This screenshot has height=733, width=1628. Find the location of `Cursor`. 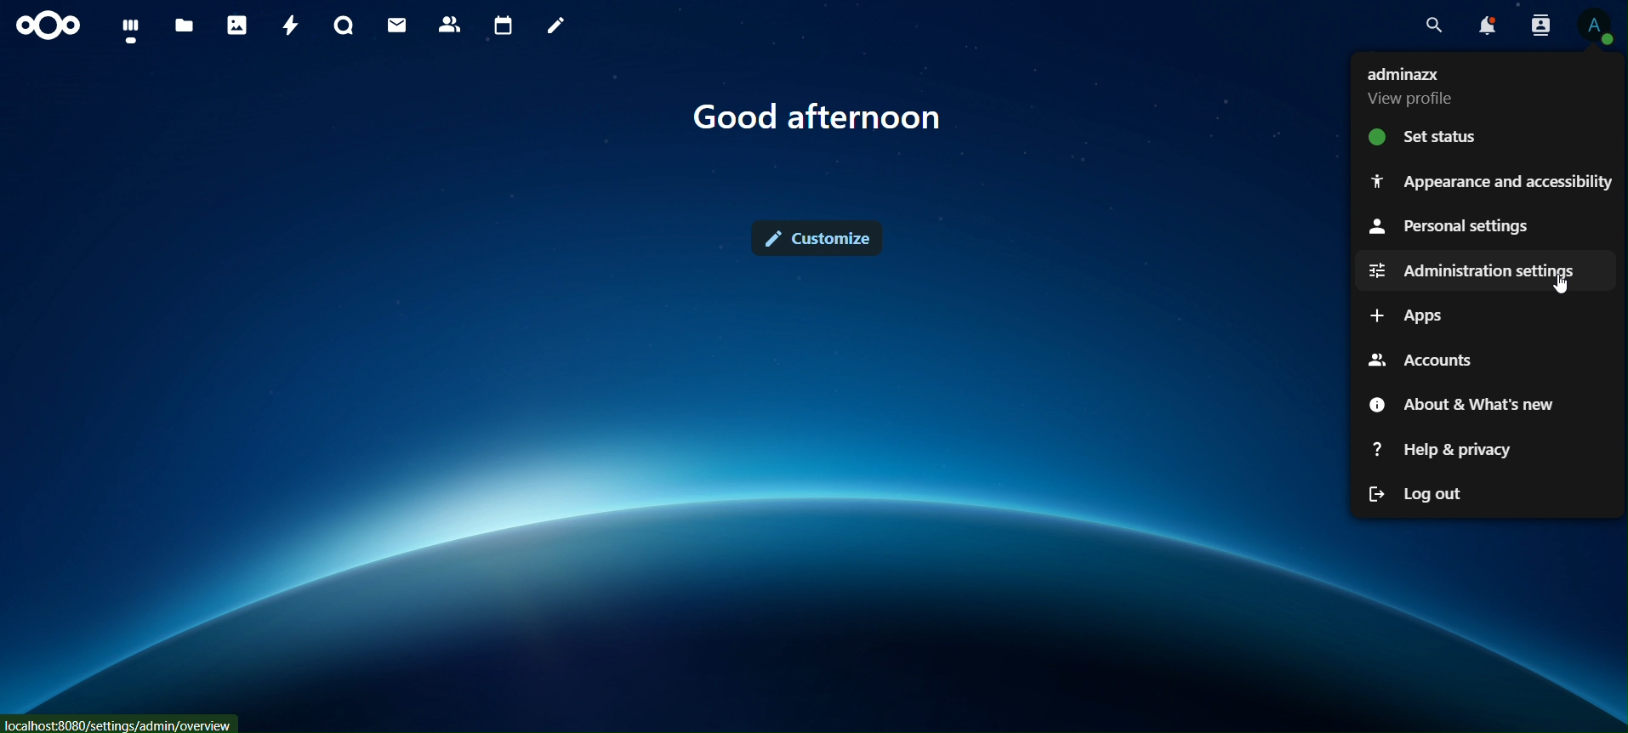

Cursor is located at coordinates (1568, 285).